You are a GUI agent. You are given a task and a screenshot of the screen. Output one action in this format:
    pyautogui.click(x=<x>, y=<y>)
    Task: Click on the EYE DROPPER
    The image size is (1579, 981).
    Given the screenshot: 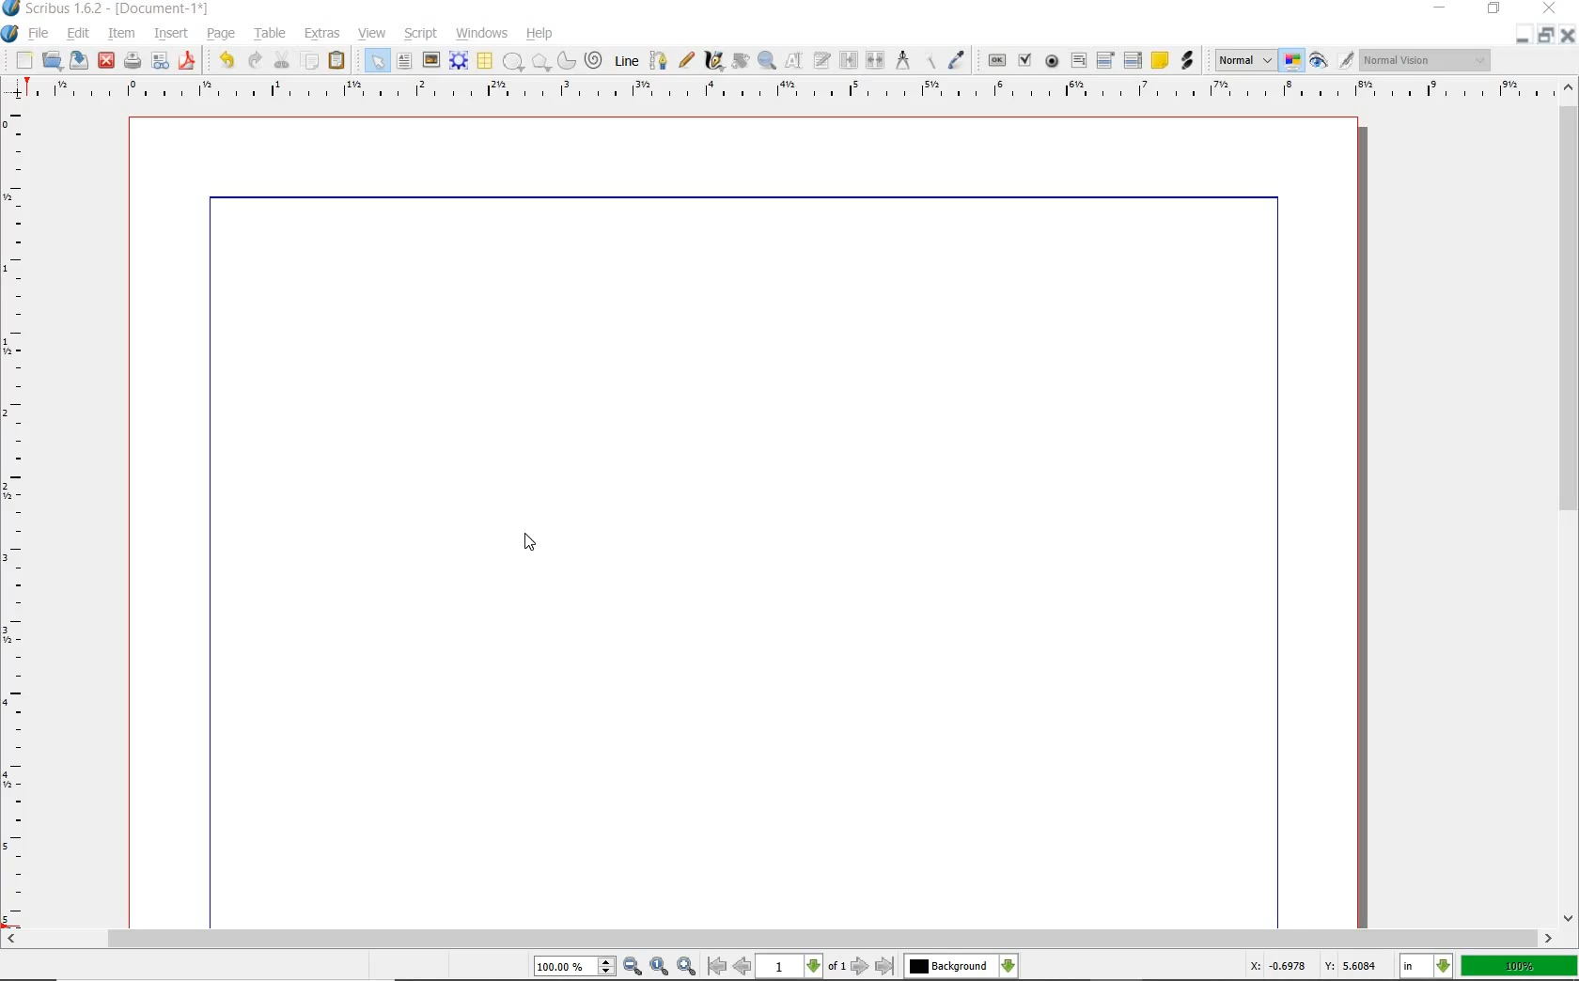 What is the action you would take?
    pyautogui.click(x=958, y=61)
    